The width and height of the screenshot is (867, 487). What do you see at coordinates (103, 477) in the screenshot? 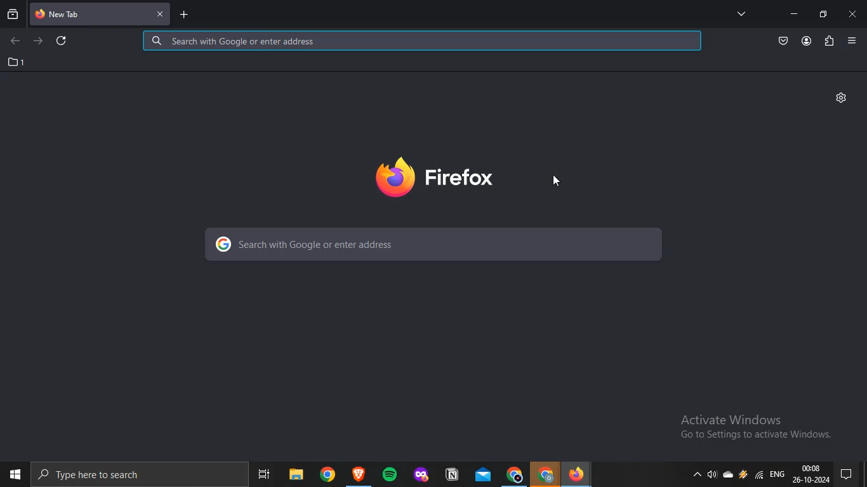
I see `Type here to search` at bounding box center [103, 477].